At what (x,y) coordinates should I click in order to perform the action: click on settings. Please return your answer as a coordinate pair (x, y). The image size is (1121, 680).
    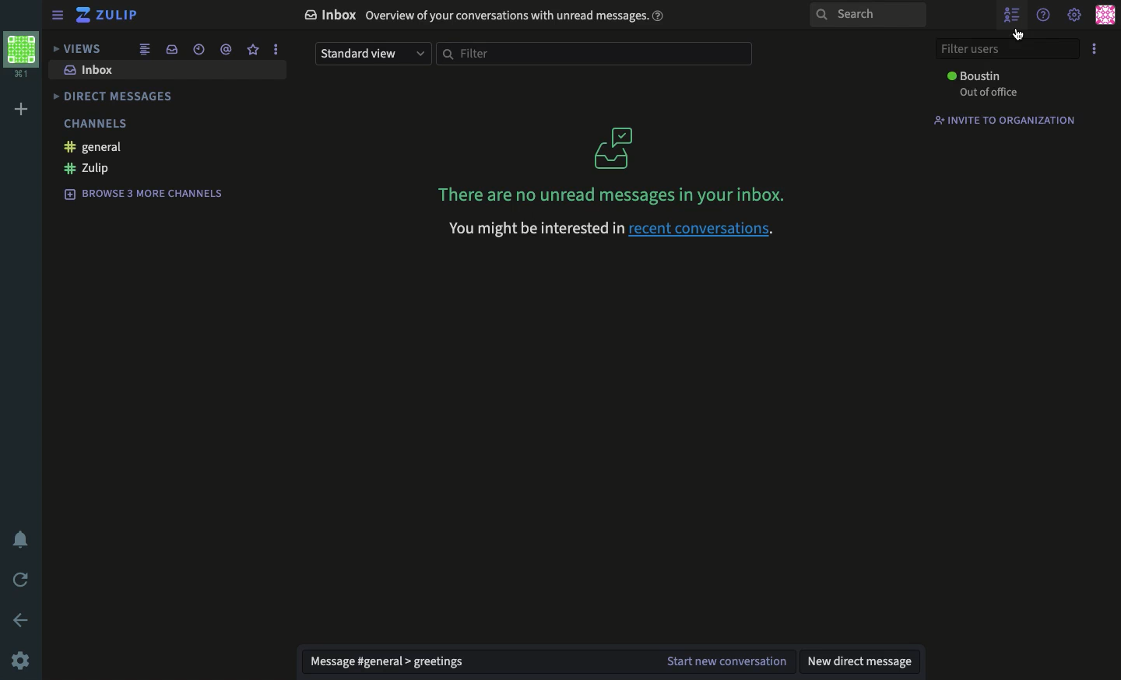
    Looking at the image, I should click on (20, 661).